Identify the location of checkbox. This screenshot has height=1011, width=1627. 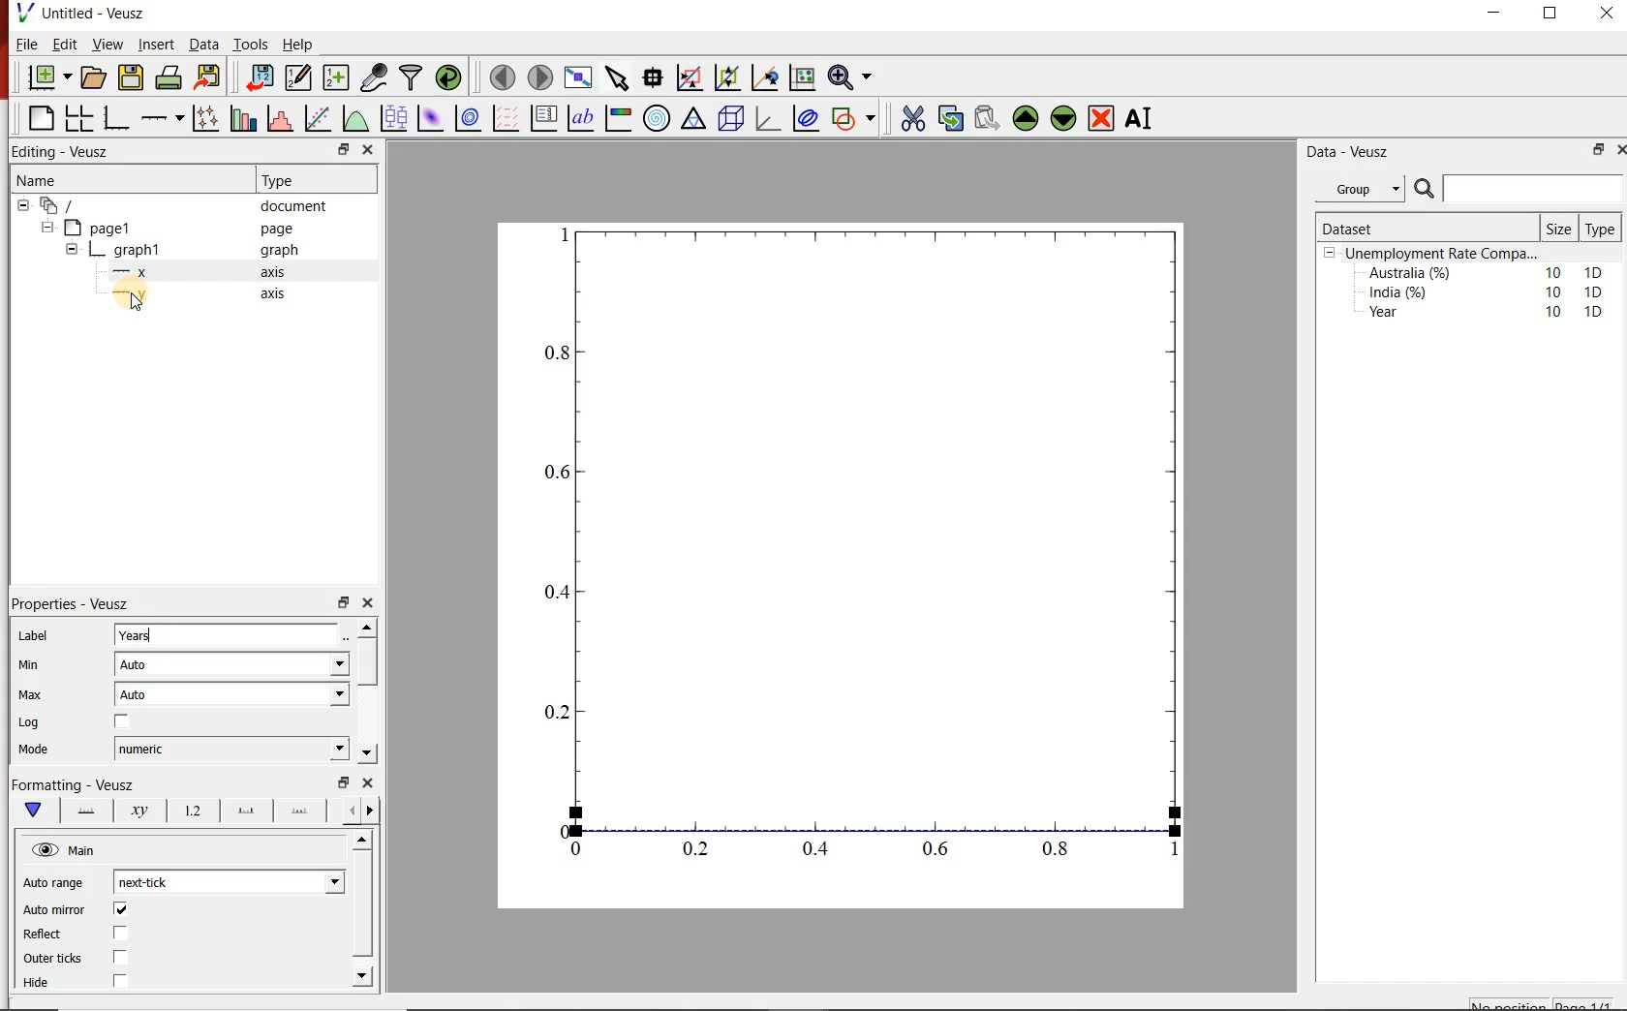
(122, 959).